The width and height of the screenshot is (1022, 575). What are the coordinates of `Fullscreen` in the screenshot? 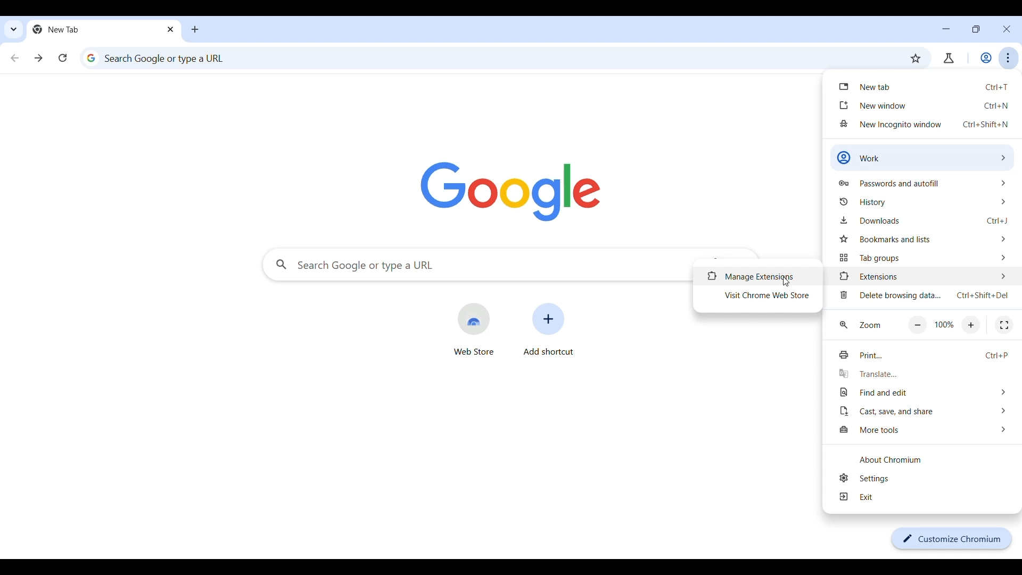 It's located at (1004, 325).